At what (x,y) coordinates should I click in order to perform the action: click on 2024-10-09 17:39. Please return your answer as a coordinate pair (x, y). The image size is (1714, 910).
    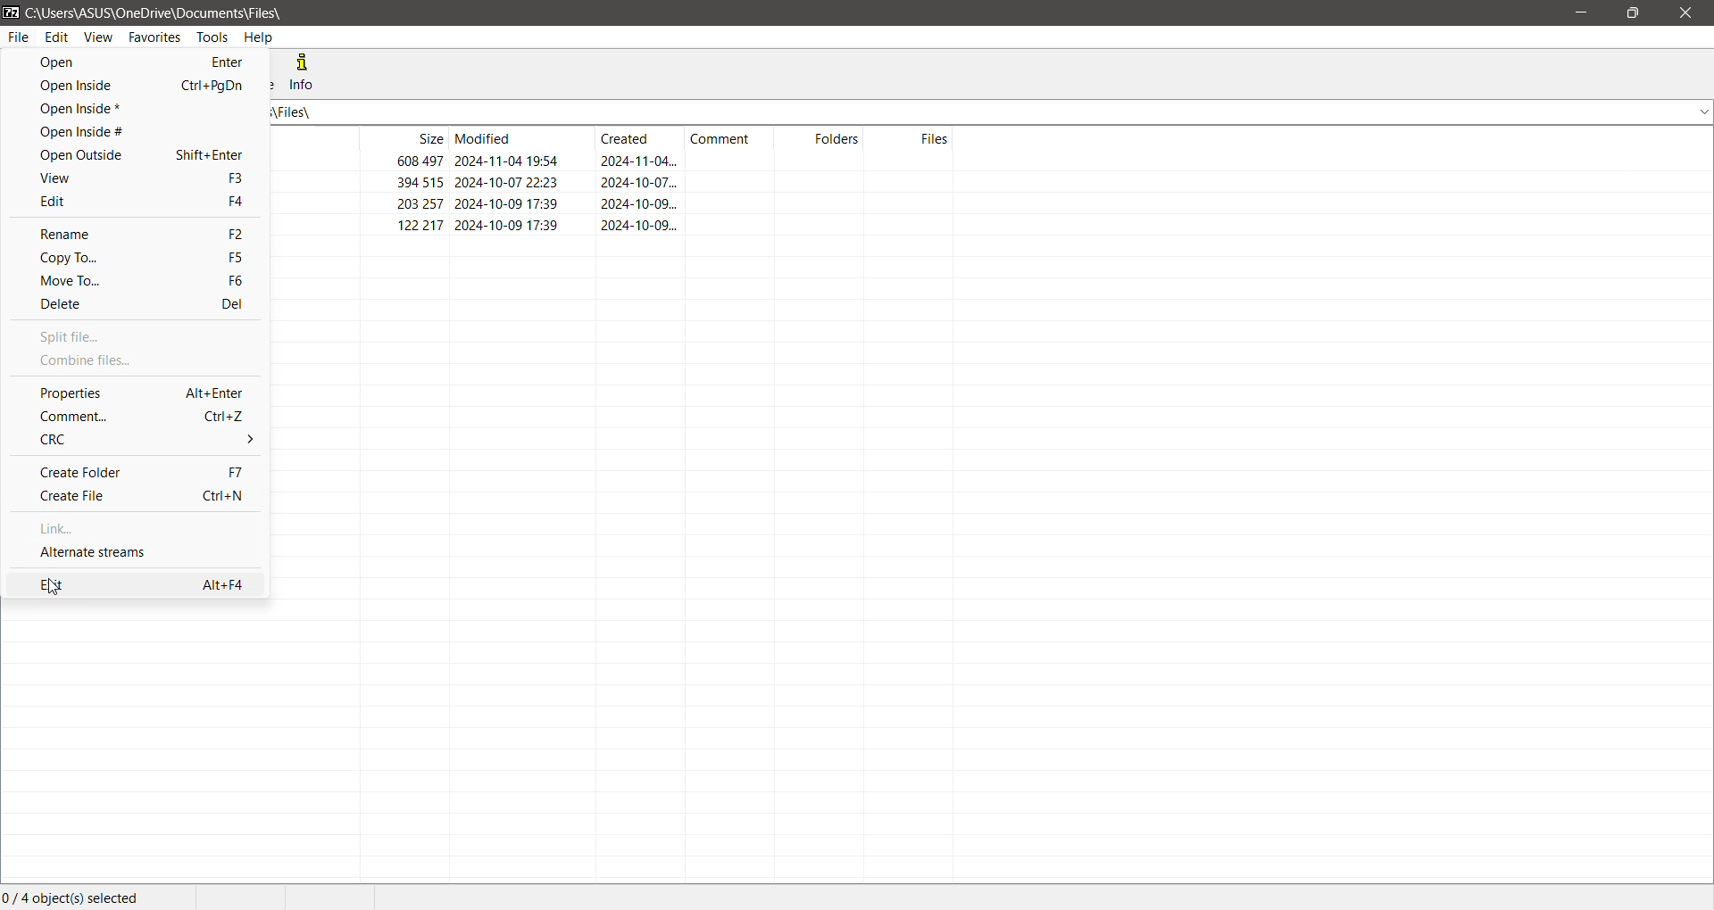
    Looking at the image, I should click on (512, 227).